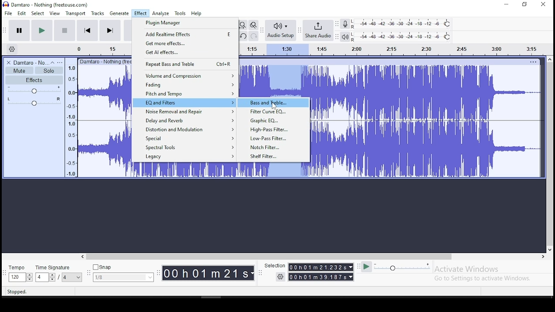 Image resolution: width=555 pixels, height=312 pixels. What do you see at coordinates (72, 121) in the screenshot?
I see `` at bounding box center [72, 121].